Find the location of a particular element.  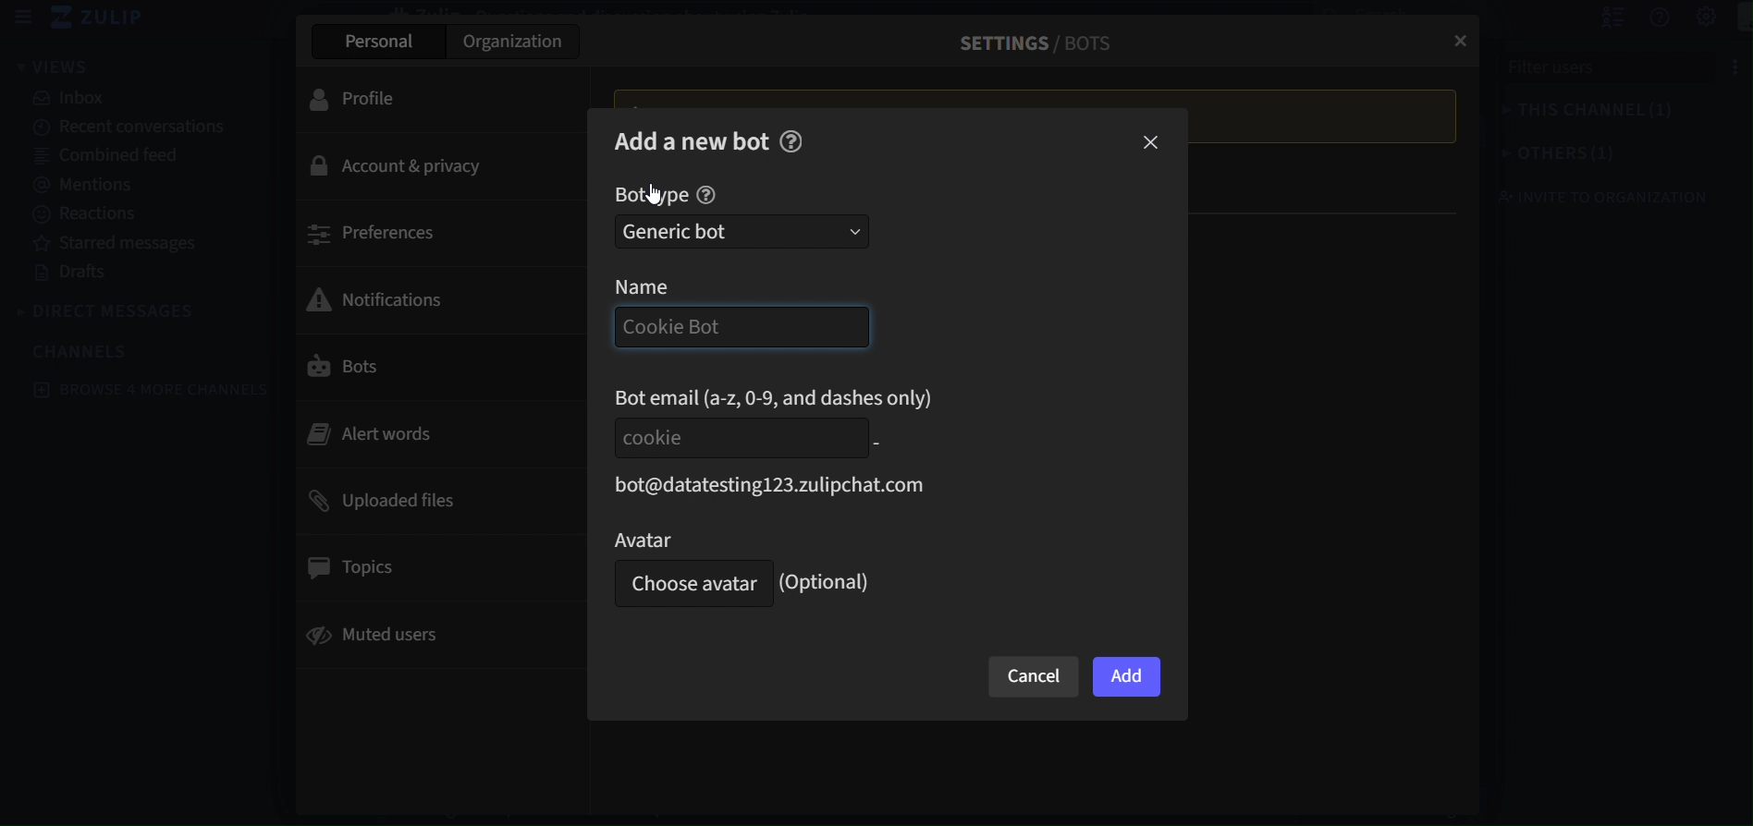

account & privacy is located at coordinates (419, 167).